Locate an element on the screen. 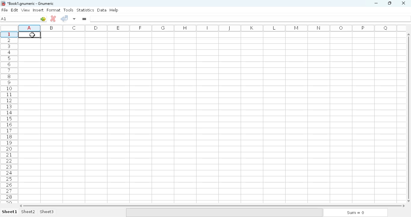 The height and width of the screenshot is (217, 411). B5 is located at coordinates (4, 19).